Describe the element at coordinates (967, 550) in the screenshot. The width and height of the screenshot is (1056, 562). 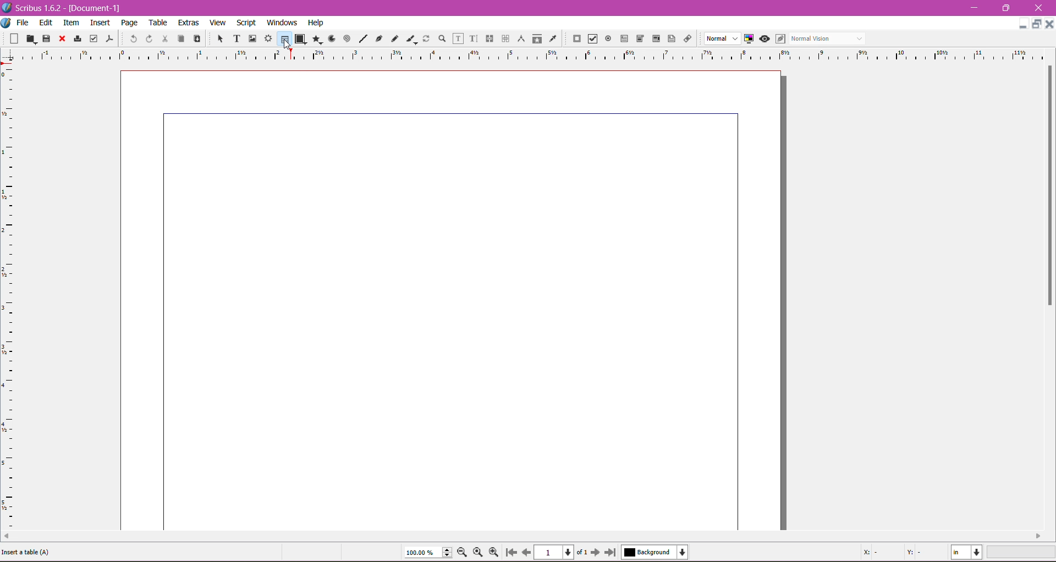
I see `in / Unit` at that location.